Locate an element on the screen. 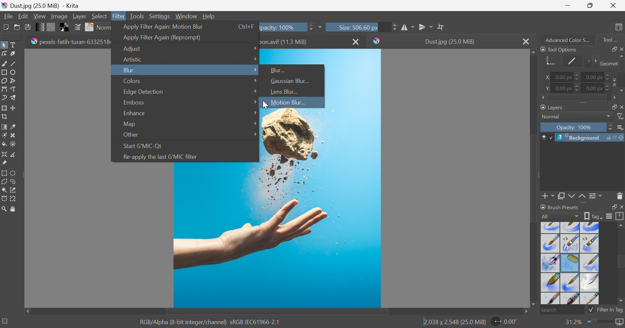  Image is located at coordinates (59, 16).